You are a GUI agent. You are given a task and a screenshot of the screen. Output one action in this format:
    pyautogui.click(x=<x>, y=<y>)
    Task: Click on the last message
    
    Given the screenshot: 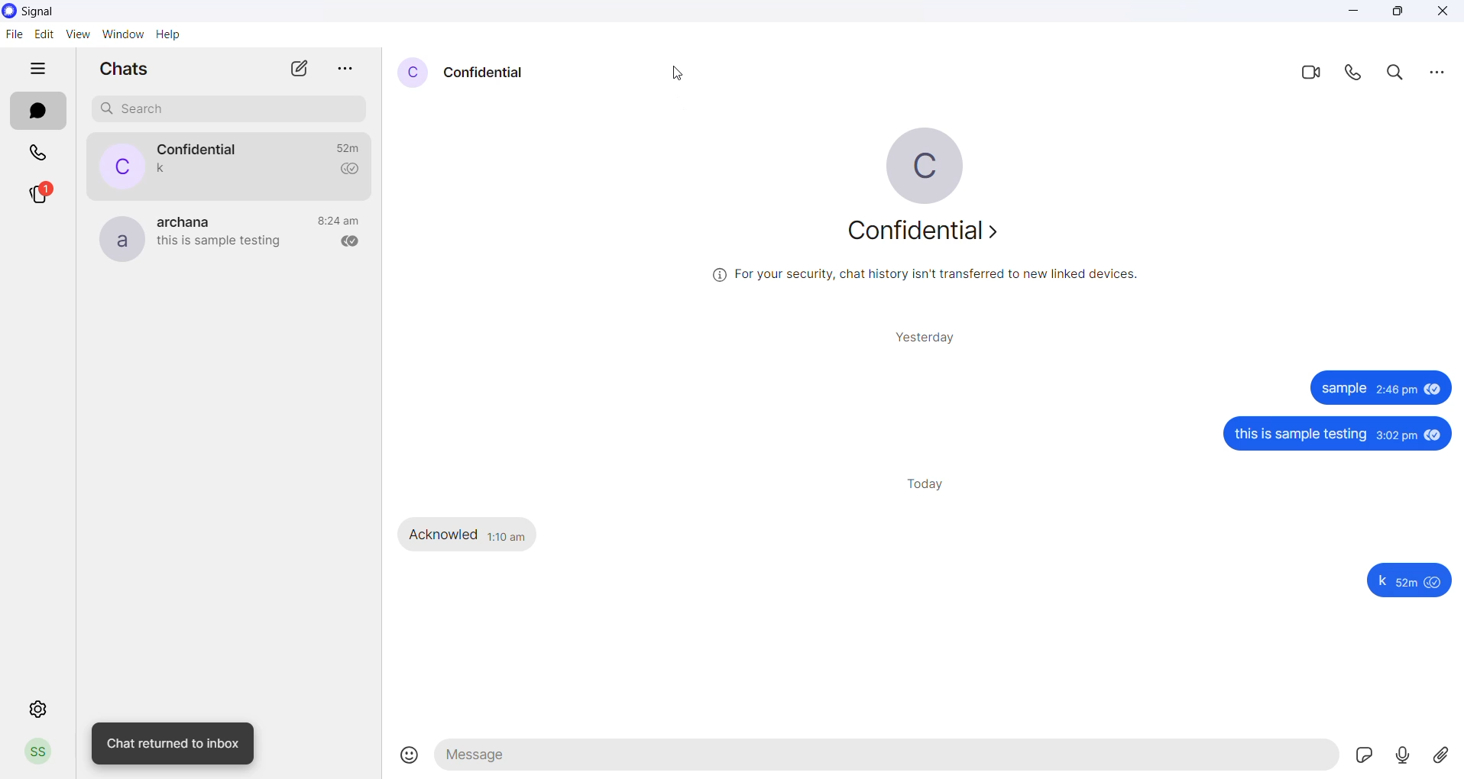 What is the action you would take?
    pyautogui.click(x=225, y=244)
    